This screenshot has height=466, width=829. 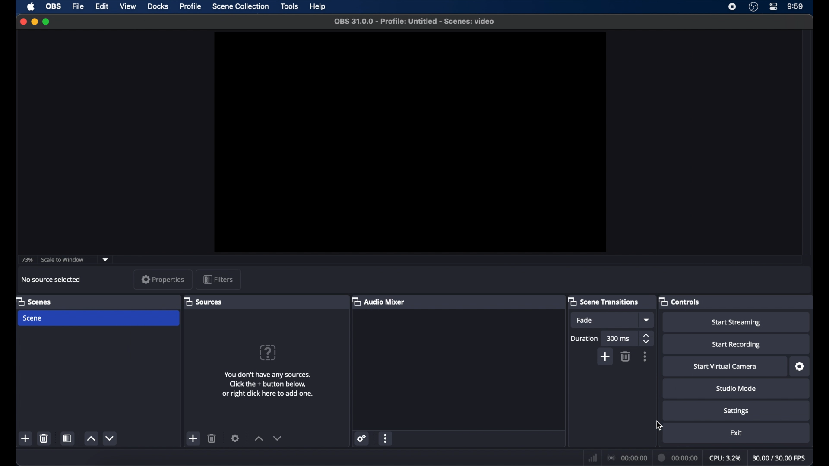 I want to click on profile, so click(x=191, y=6).